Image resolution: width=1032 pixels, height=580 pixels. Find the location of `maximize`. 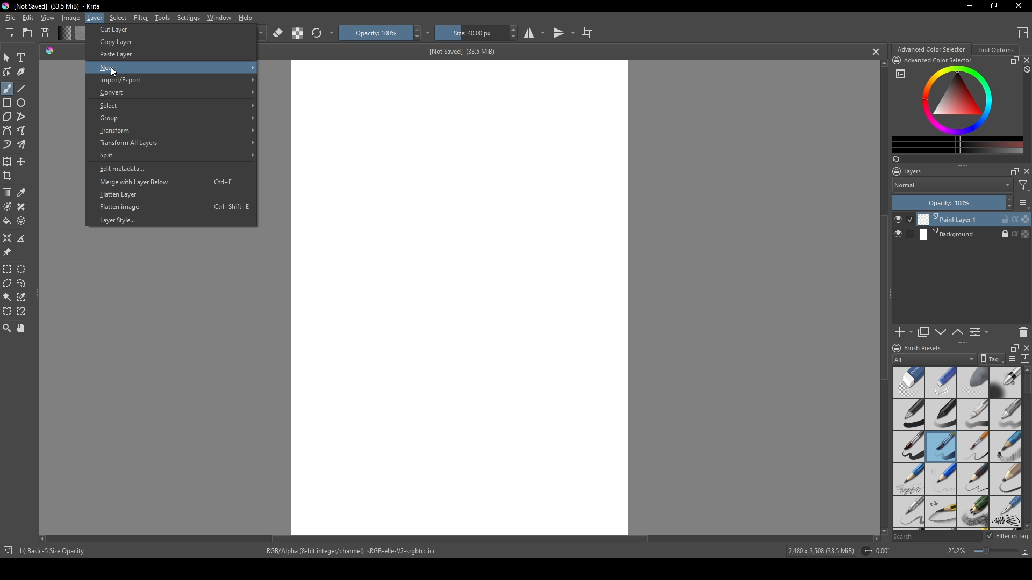

maximize is located at coordinates (1012, 171).